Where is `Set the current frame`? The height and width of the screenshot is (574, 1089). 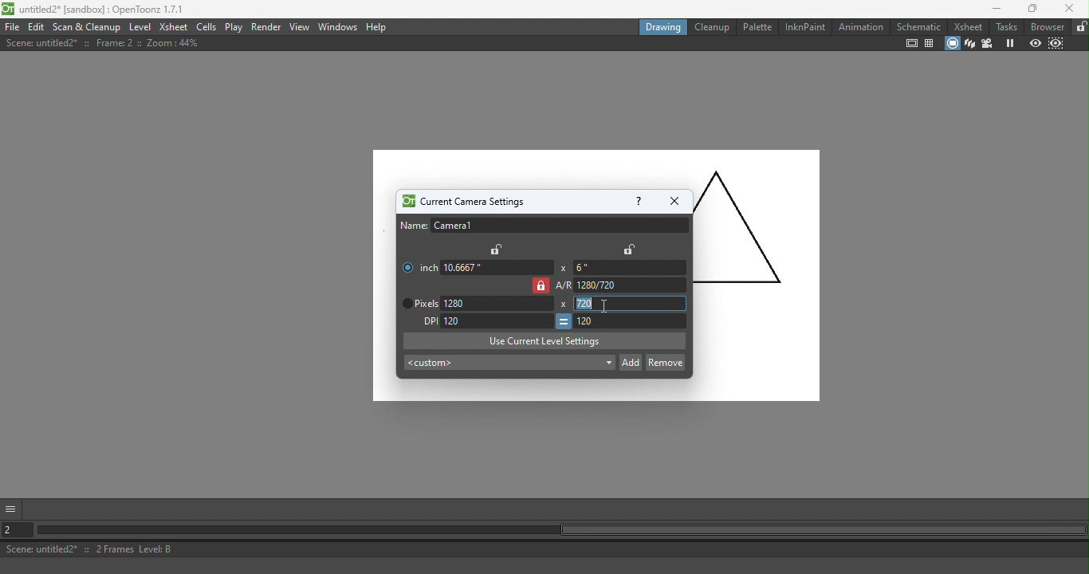
Set the current frame is located at coordinates (18, 529).